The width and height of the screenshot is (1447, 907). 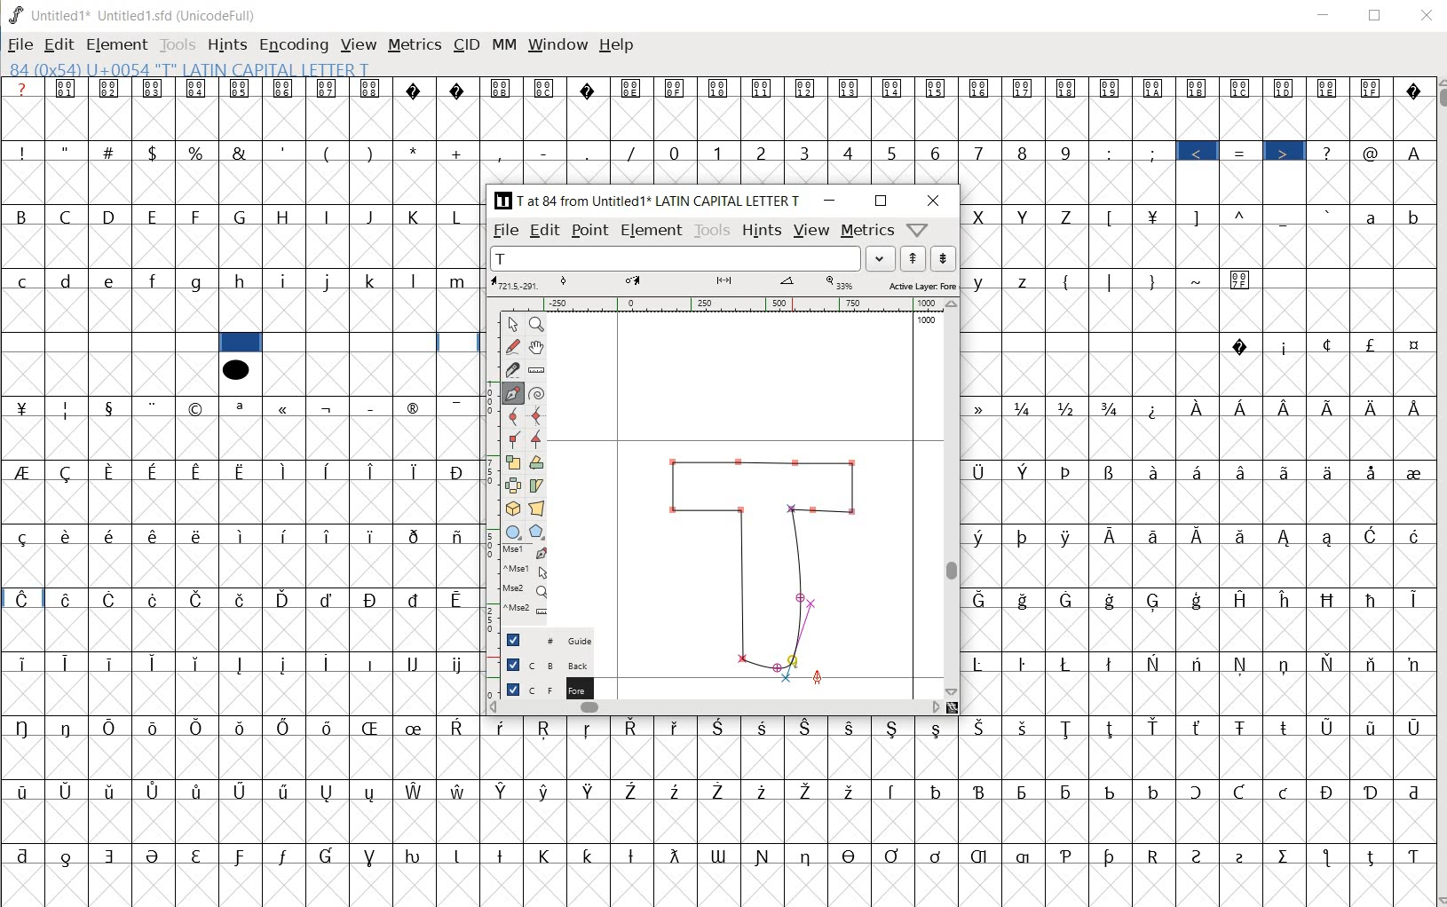 What do you see at coordinates (983, 474) in the screenshot?
I see `Symbol` at bounding box center [983, 474].